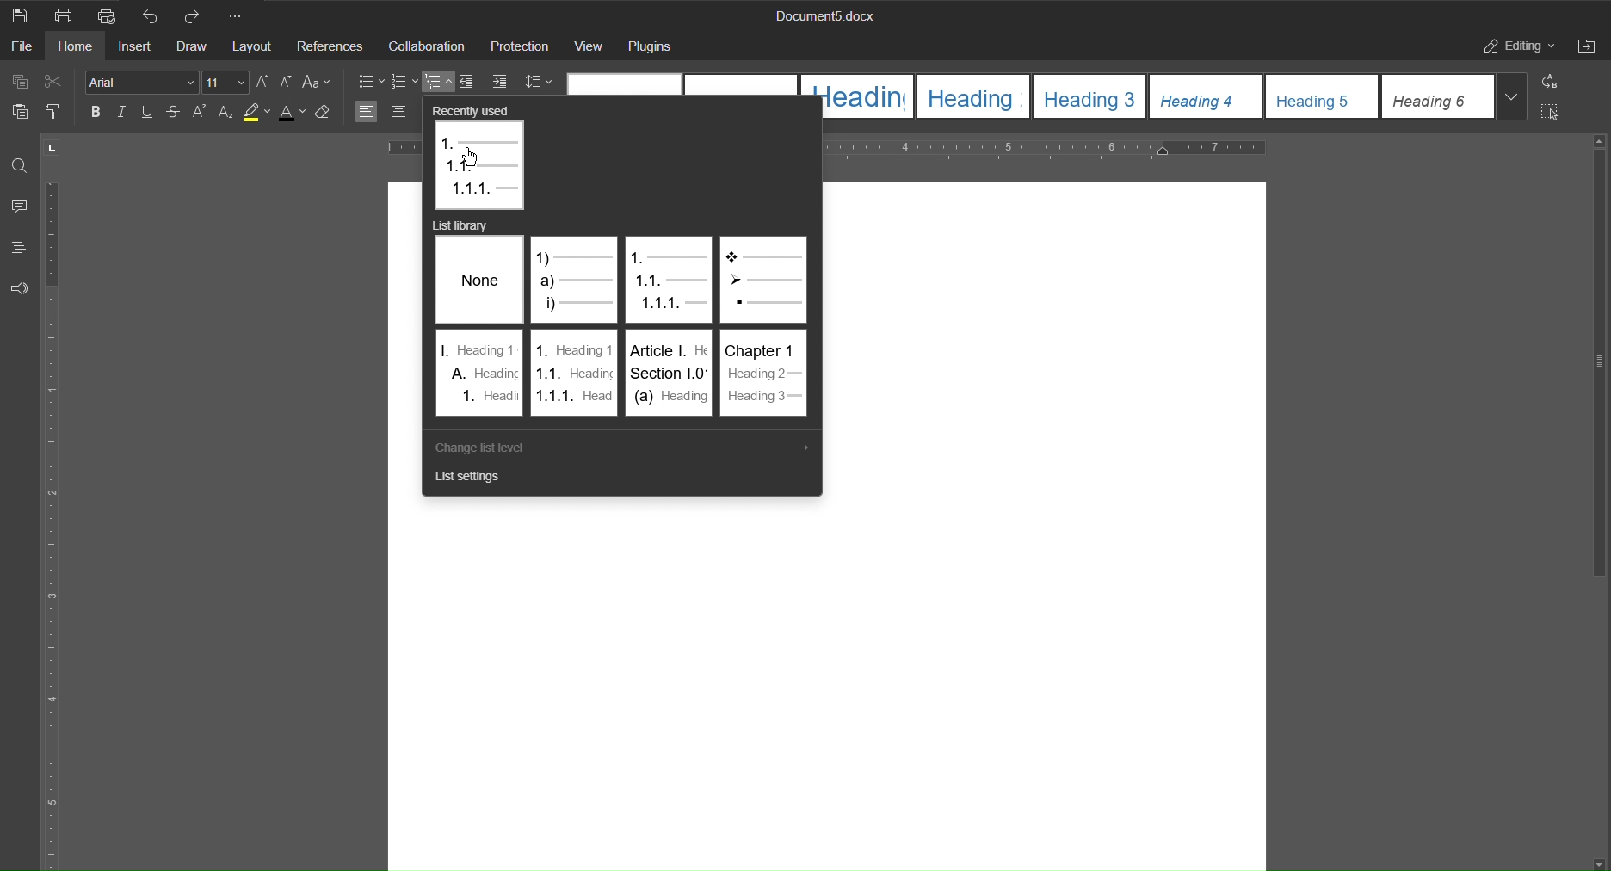 The width and height of the screenshot is (1611, 871). What do you see at coordinates (239, 15) in the screenshot?
I see `More` at bounding box center [239, 15].